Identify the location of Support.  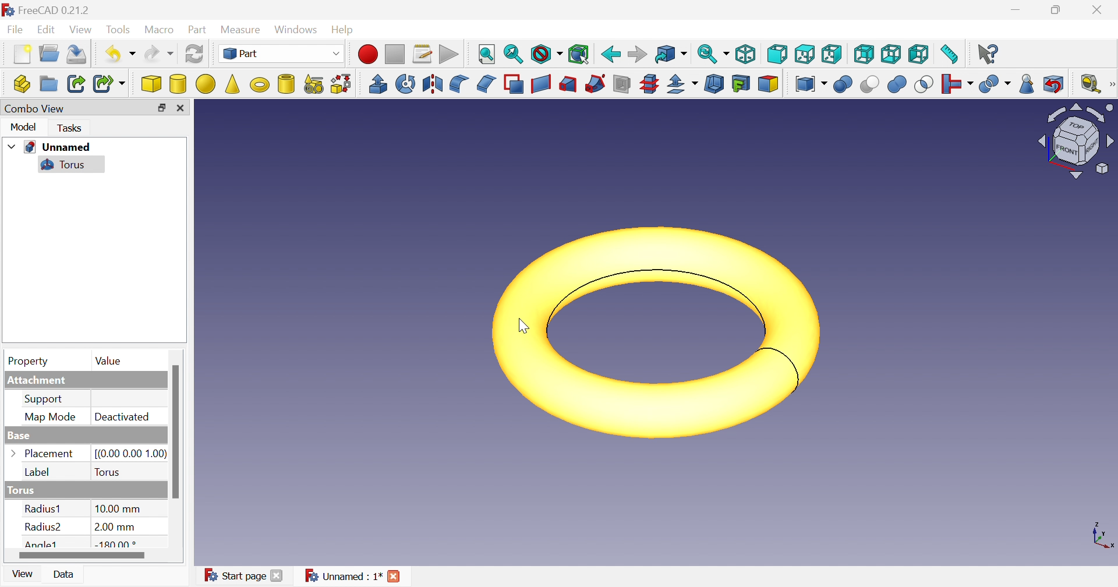
(47, 399).